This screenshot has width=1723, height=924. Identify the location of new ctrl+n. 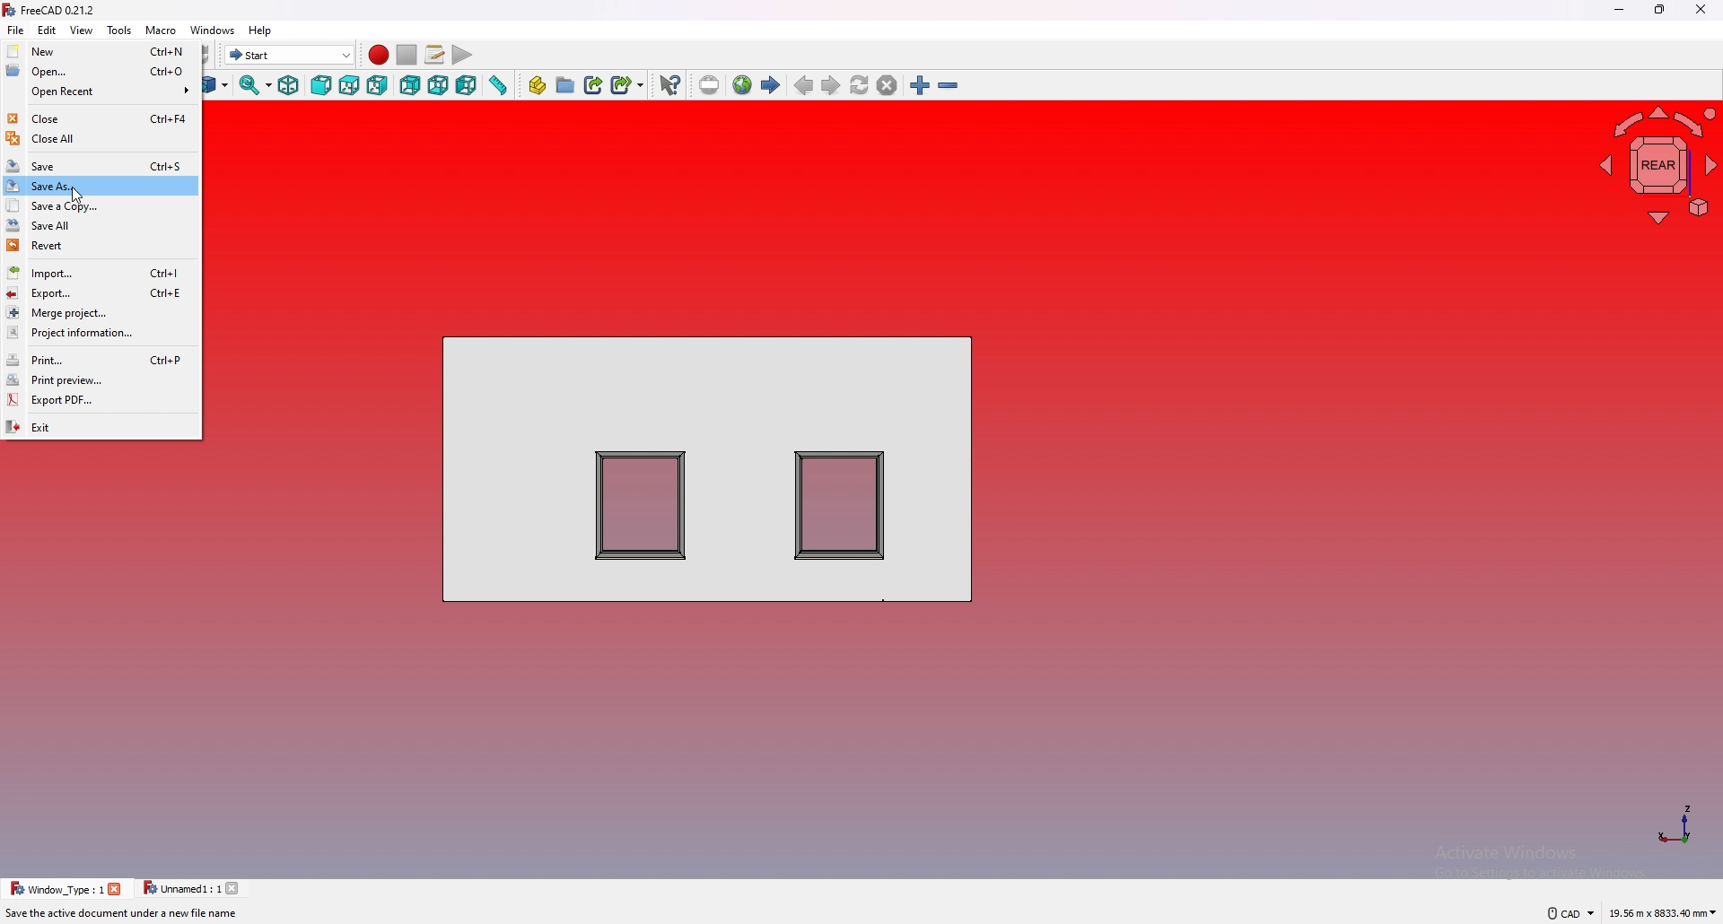
(101, 50).